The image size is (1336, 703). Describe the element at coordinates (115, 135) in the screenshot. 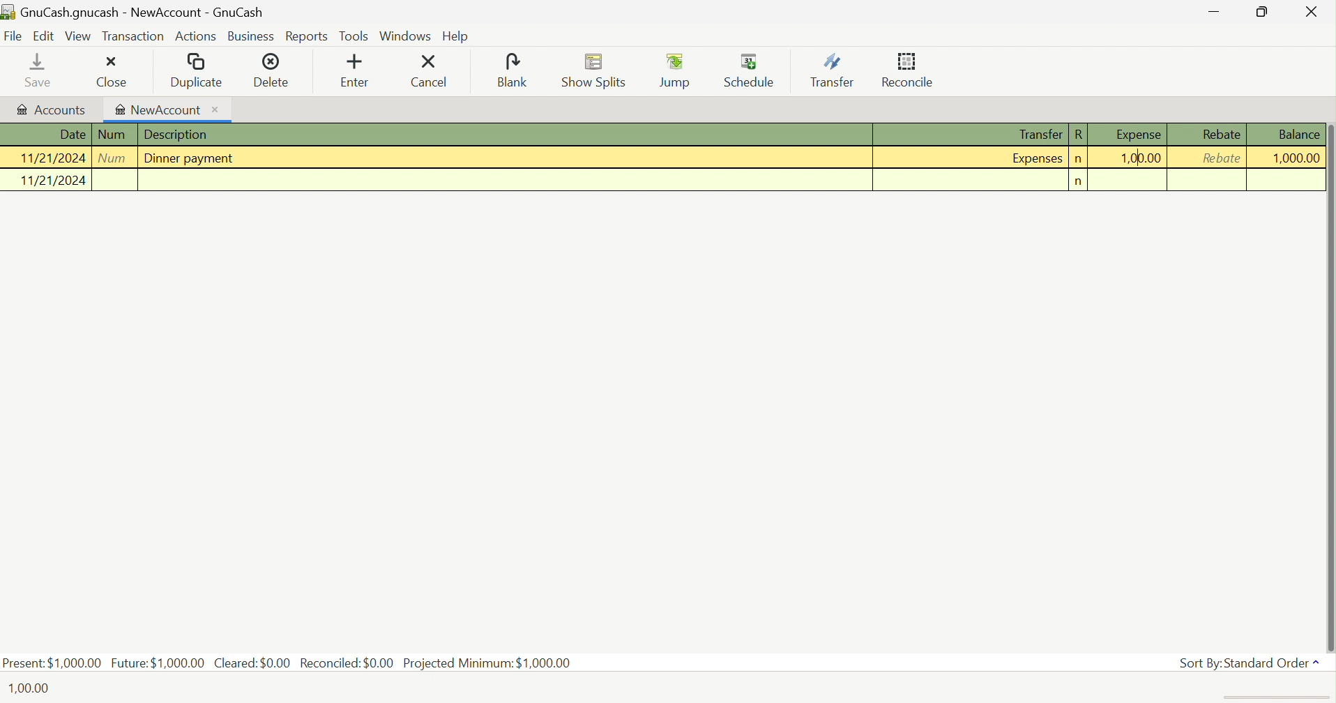

I see `Num` at that location.